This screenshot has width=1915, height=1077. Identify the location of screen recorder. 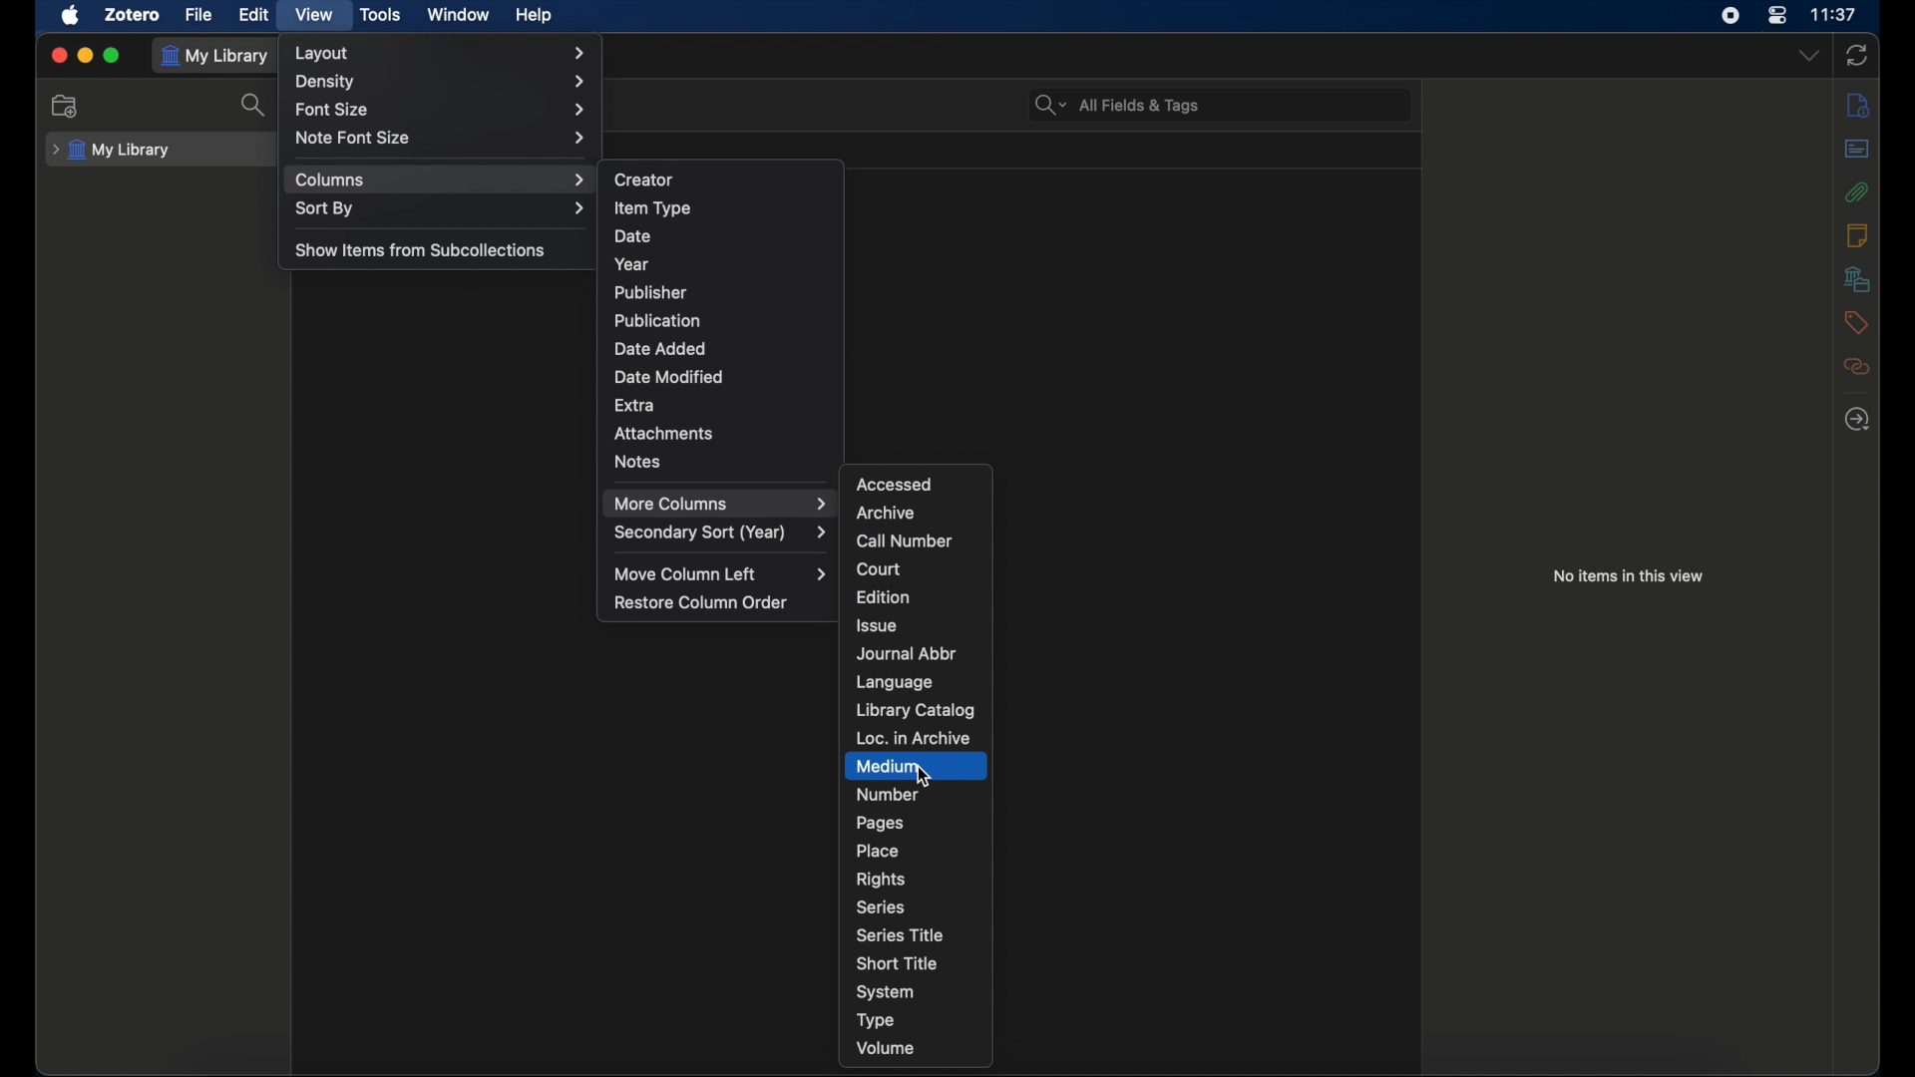
(1733, 16).